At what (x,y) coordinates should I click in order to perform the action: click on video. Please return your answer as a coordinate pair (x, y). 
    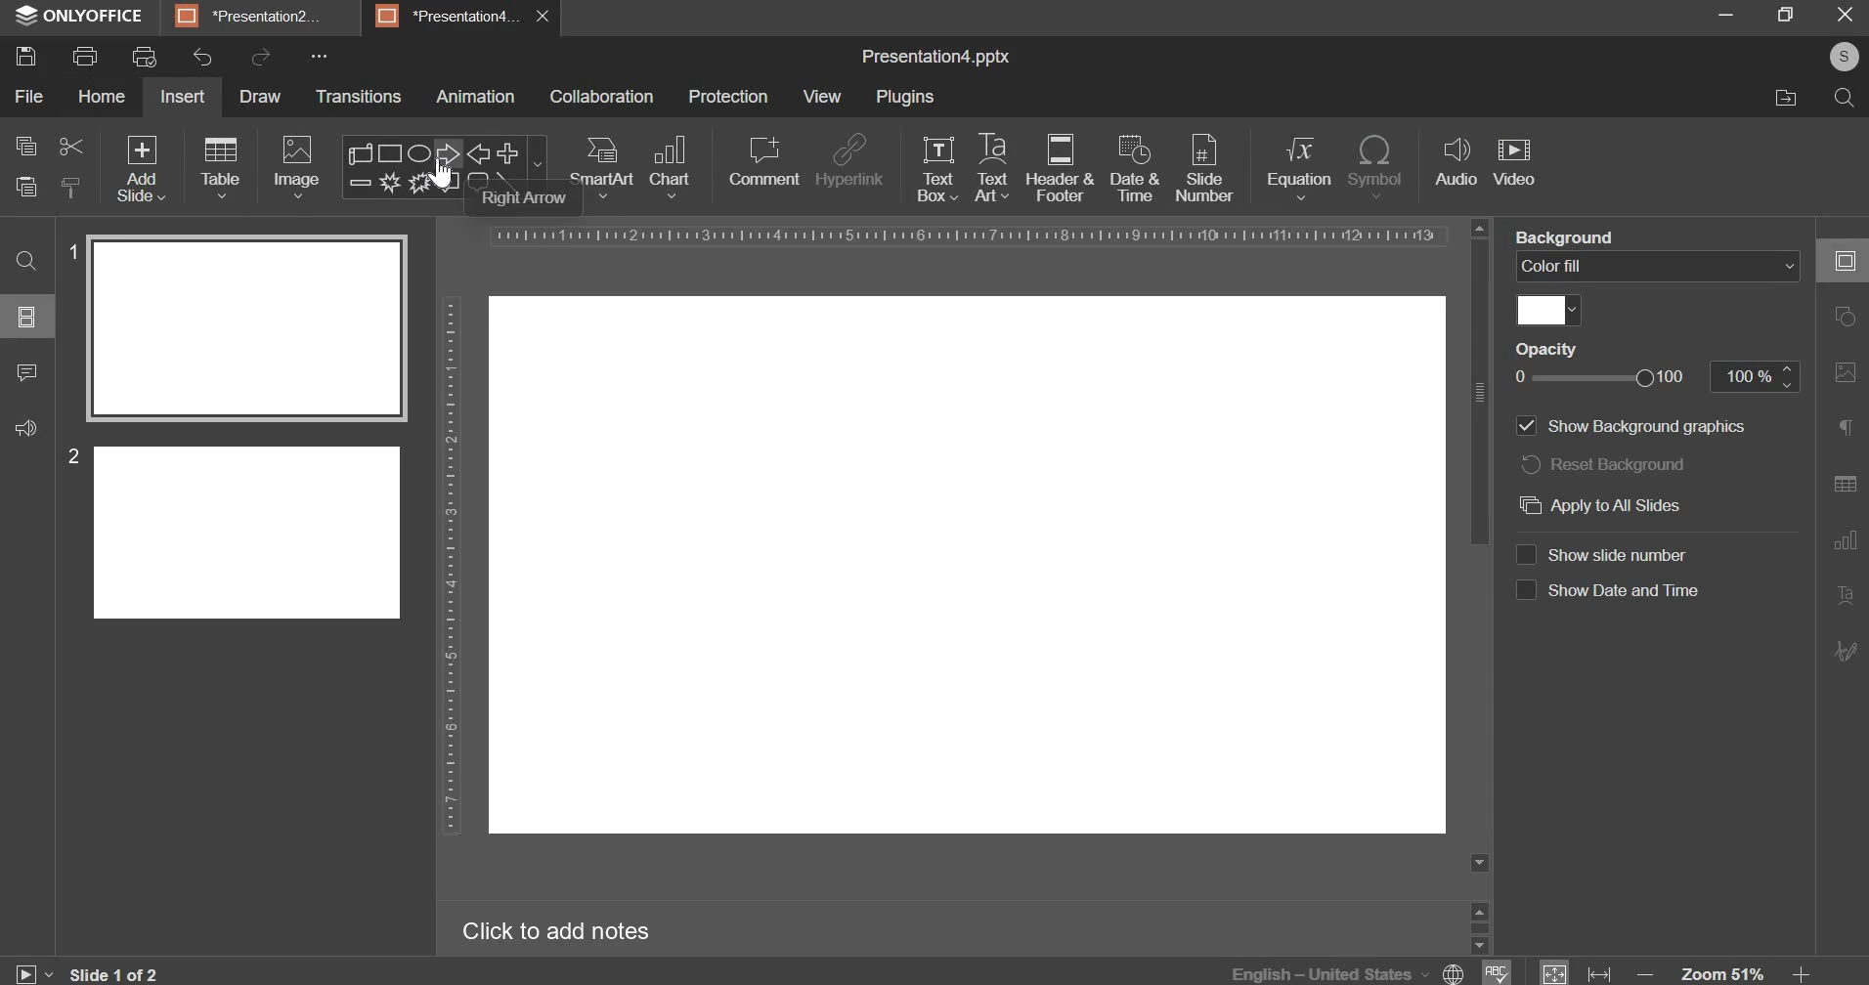
    Looking at the image, I should click on (1514, 160).